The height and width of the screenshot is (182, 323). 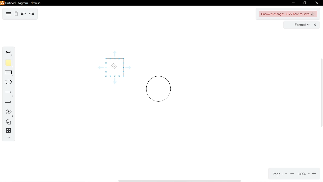 I want to click on guide arrow, so click(x=115, y=81).